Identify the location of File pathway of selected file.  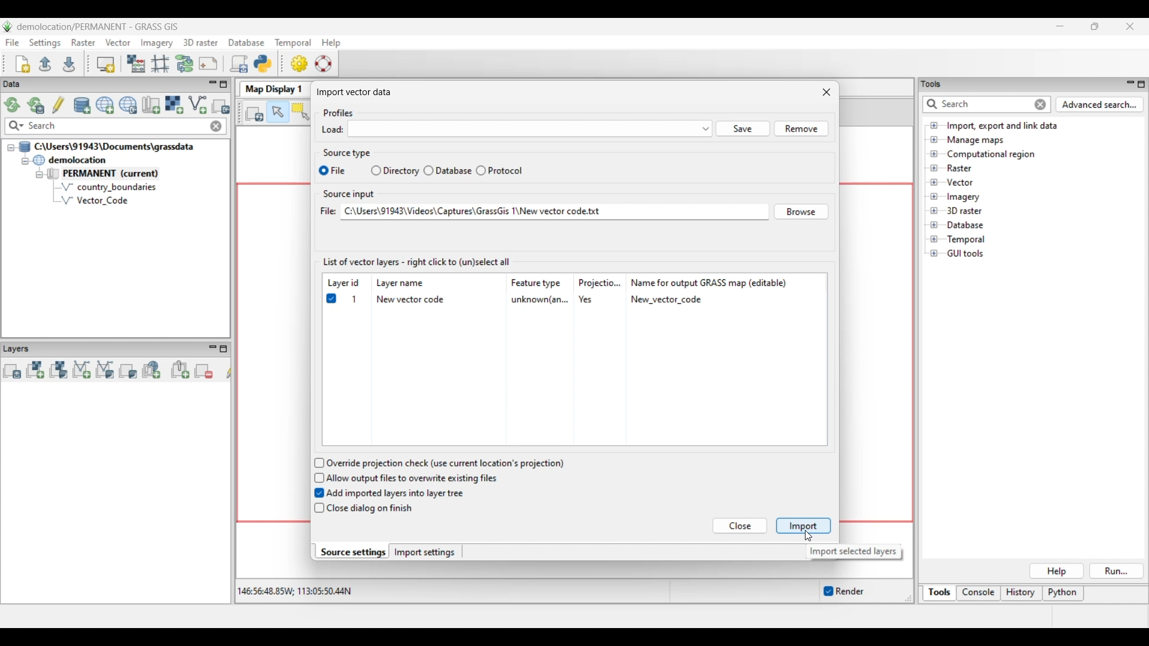
(554, 212).